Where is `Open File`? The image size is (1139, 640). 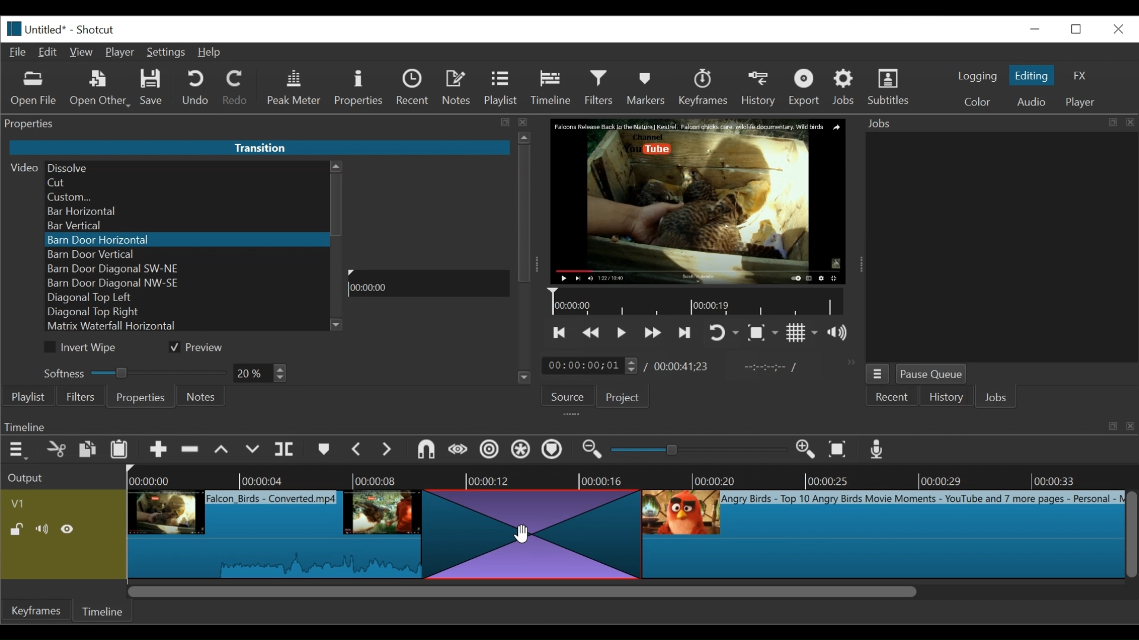
Open File is located at coordinates (34, 89).